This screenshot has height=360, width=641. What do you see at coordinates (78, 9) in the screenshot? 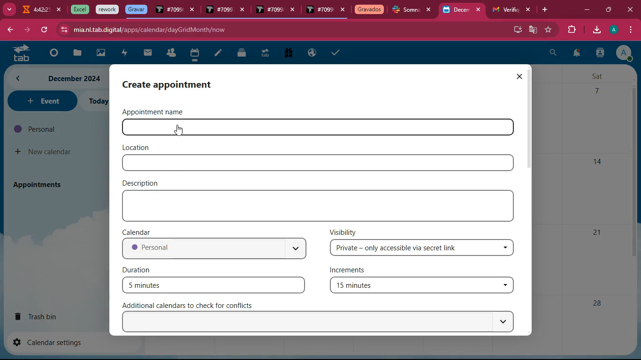
I see `tab` at bounding box center [78, 9].